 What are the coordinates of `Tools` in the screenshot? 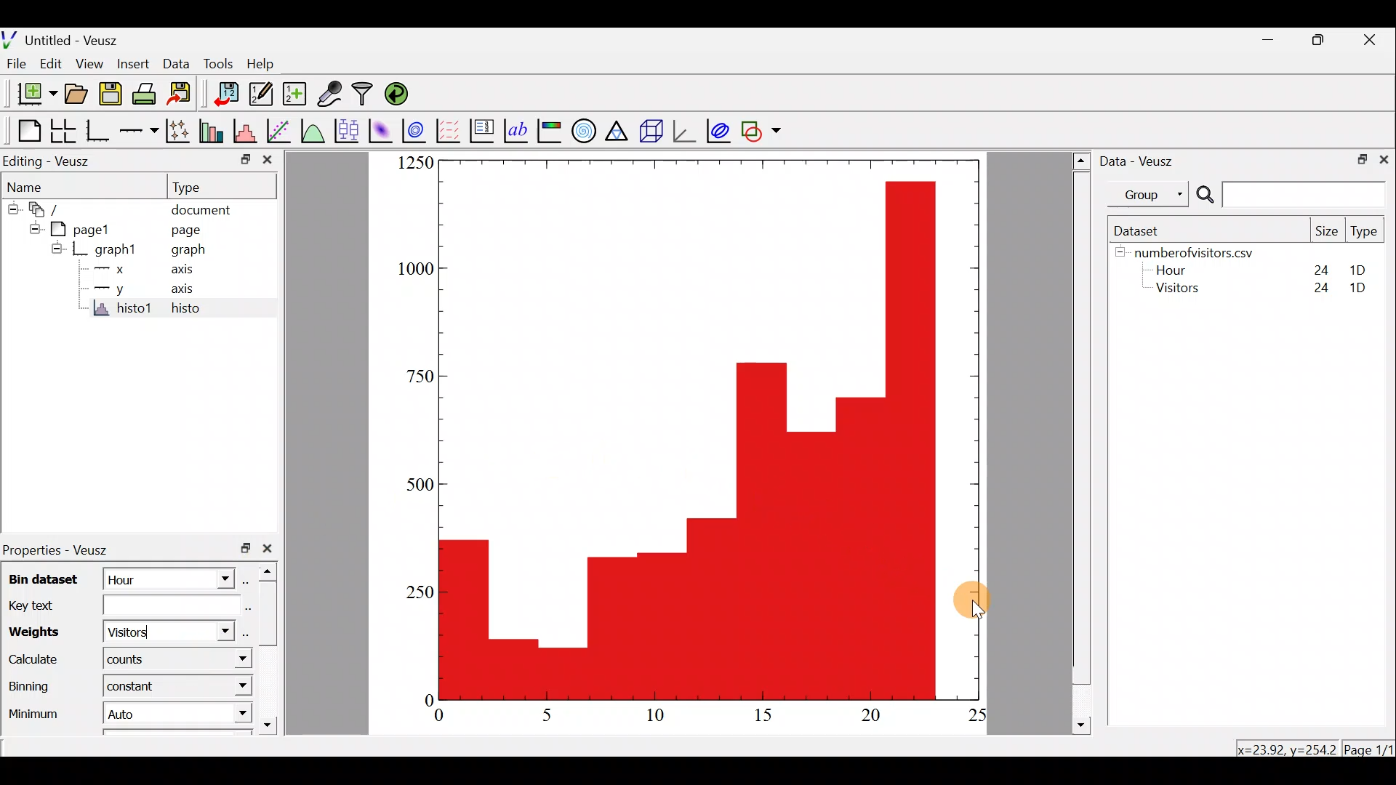 It's located at (222, 64).